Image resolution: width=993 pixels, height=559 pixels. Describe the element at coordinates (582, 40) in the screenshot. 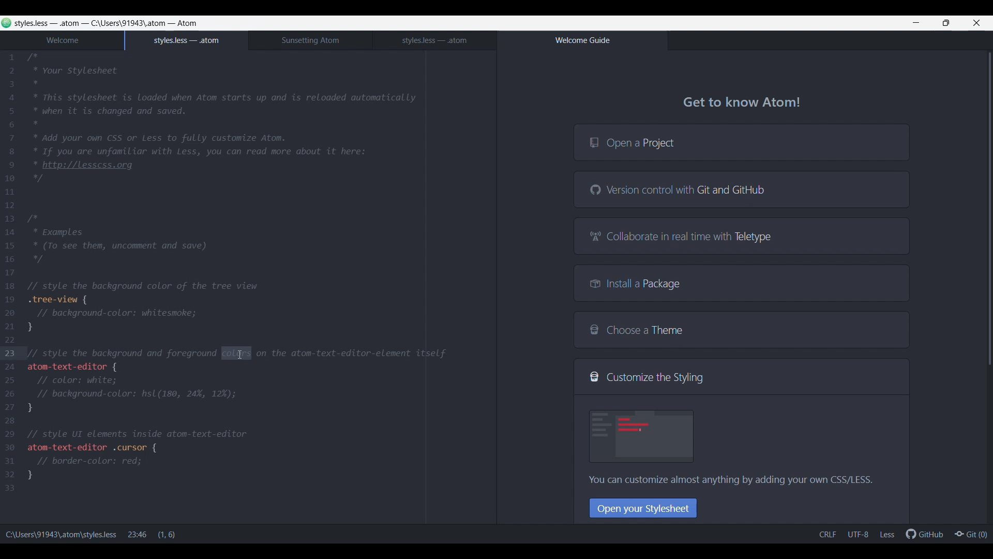

I see `Welcome guide tab` at that location.